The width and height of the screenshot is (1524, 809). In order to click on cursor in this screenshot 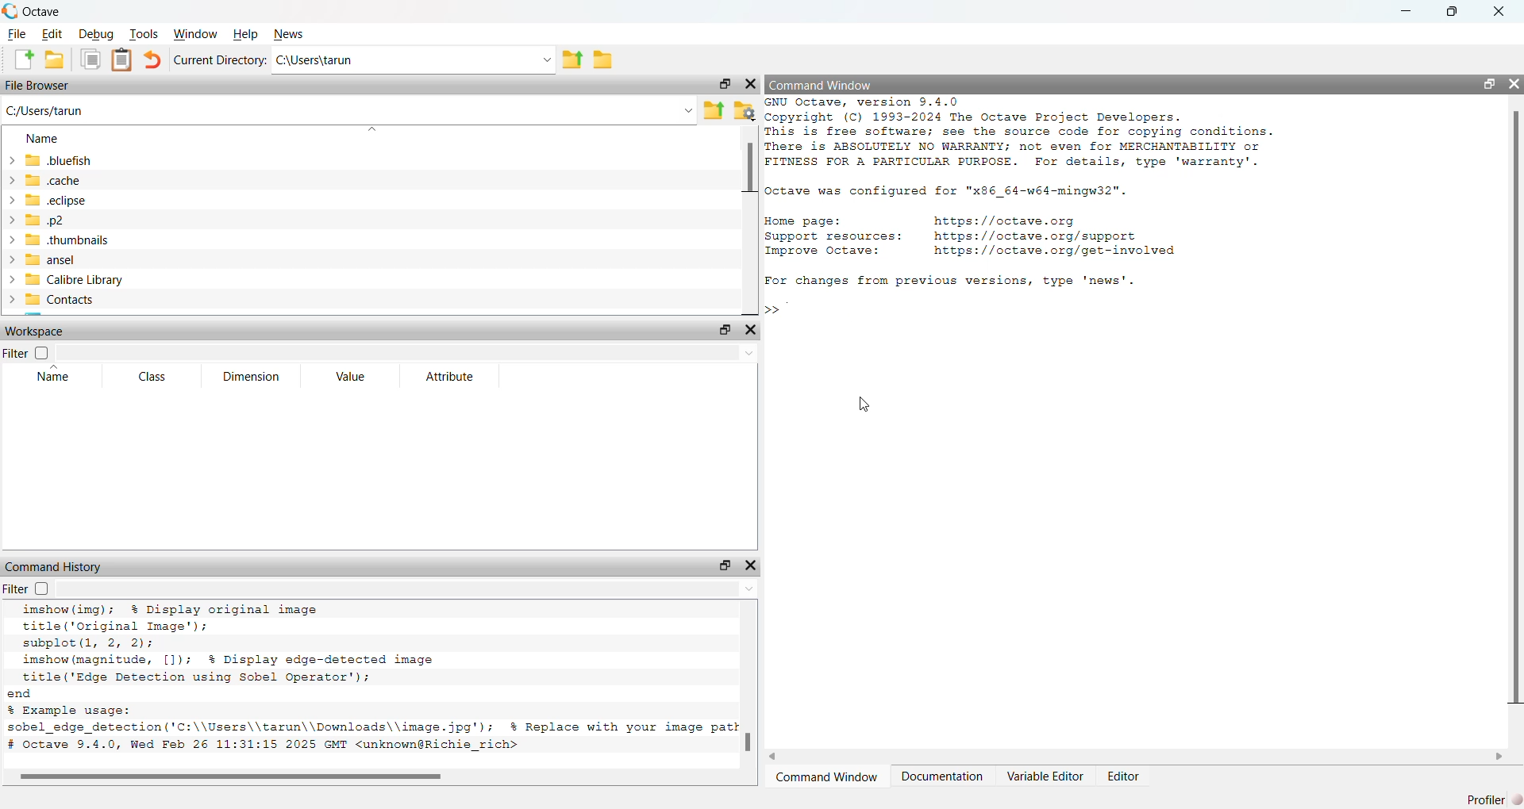, I will do `click(865, 406)`.